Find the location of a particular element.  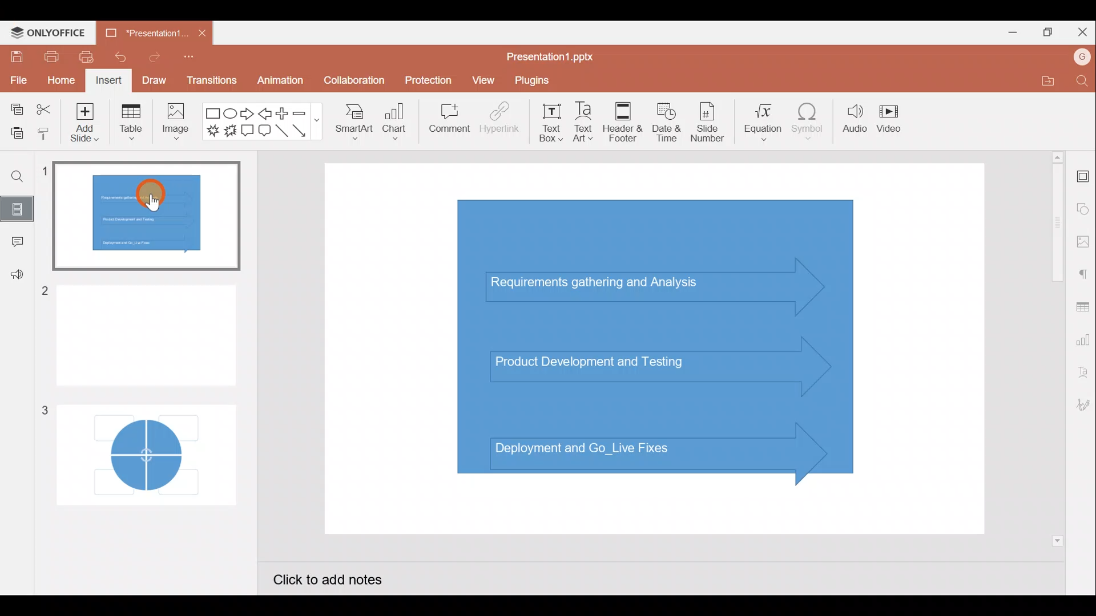

ONLYOFFICE Menu is located at coordinates (54, 33).